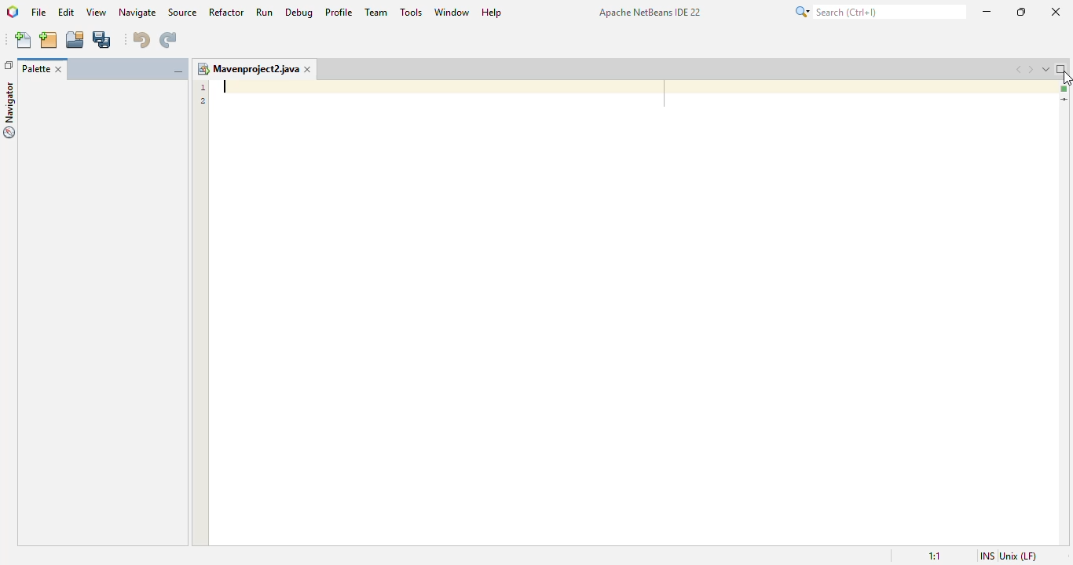 The width and height of the screenshot is (1073, 565). Describe the element at coordinates (935, 556) in the screenshot. I see `magnification ratio` at that location.